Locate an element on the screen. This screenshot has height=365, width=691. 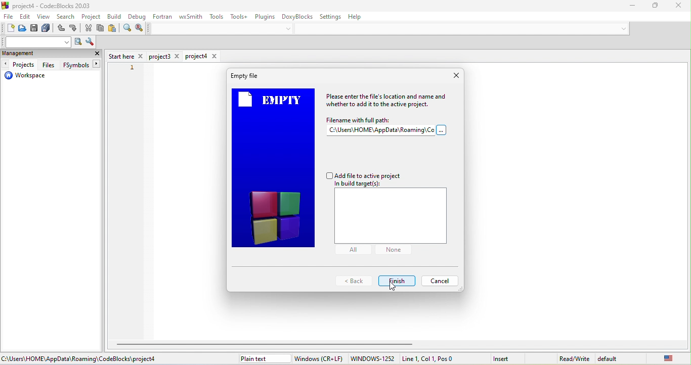
save is located at coordinates (35, 29).